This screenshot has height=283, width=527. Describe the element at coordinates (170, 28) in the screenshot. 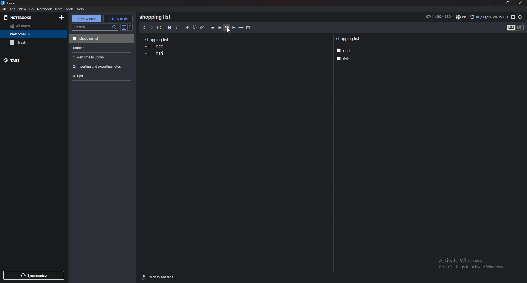

I see `bold` at that location.